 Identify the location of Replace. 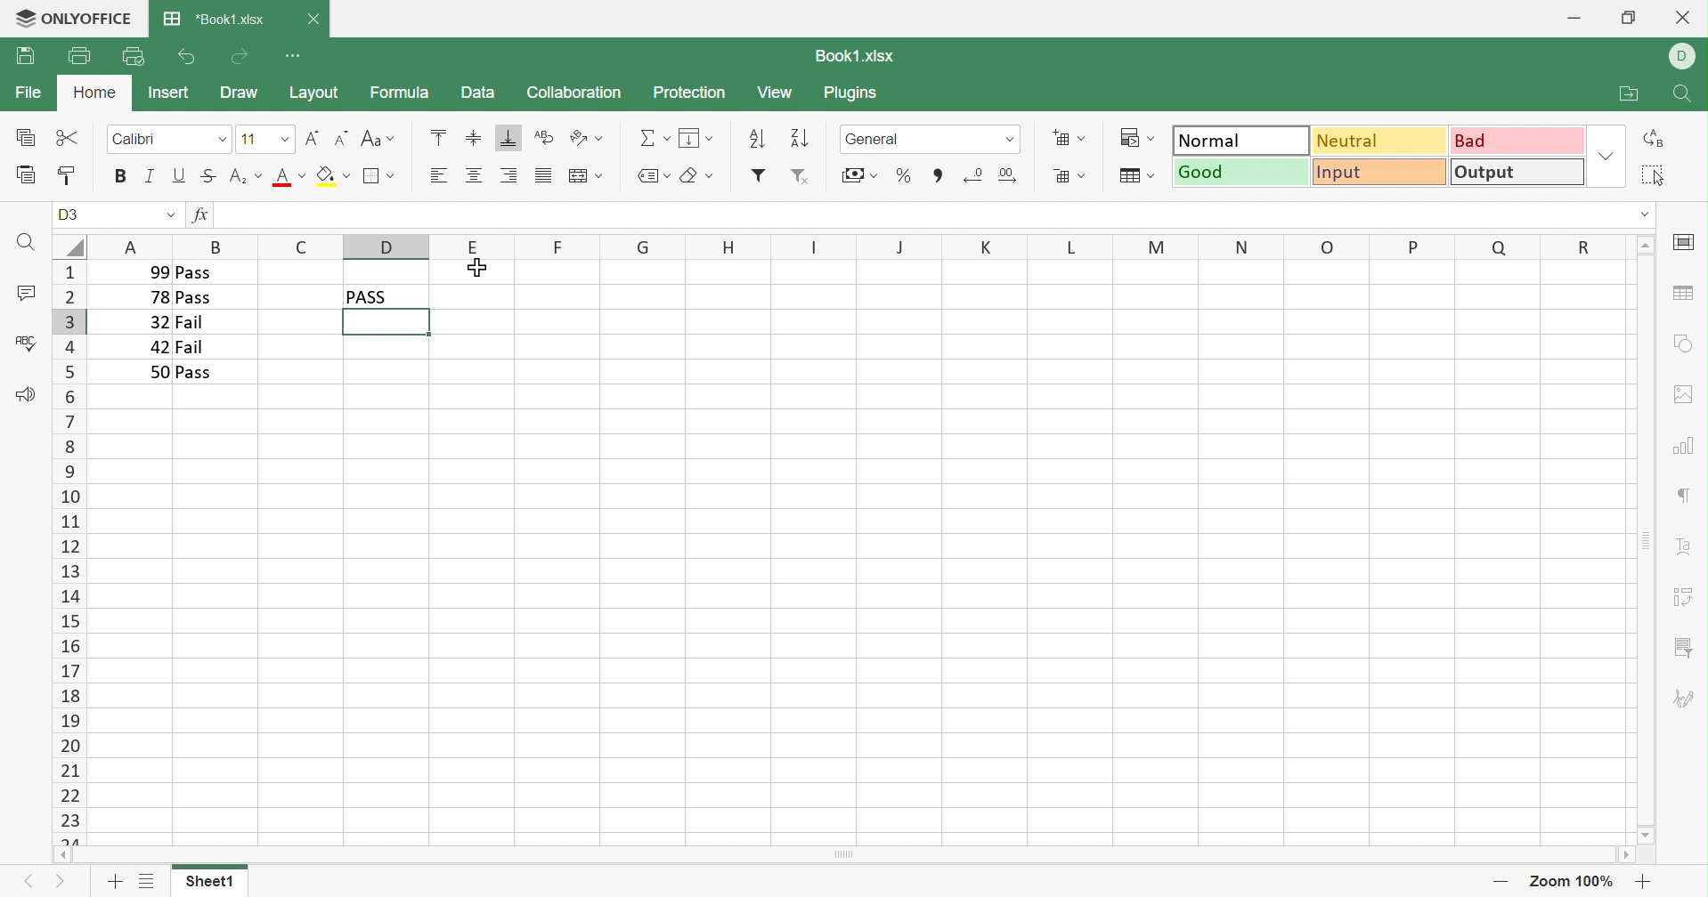
(1655, 139).